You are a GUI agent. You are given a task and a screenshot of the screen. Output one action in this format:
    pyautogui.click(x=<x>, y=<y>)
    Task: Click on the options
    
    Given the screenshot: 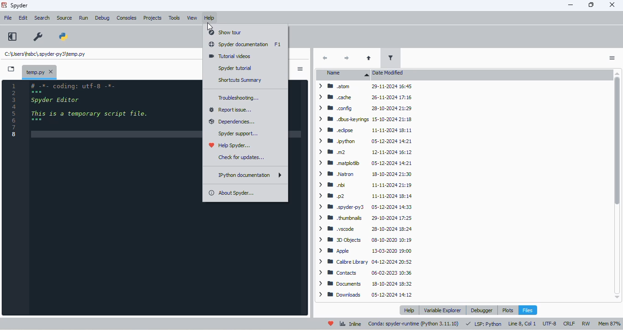 What is the action you would take?
    pyautogui.click(x=300, y=69)
    